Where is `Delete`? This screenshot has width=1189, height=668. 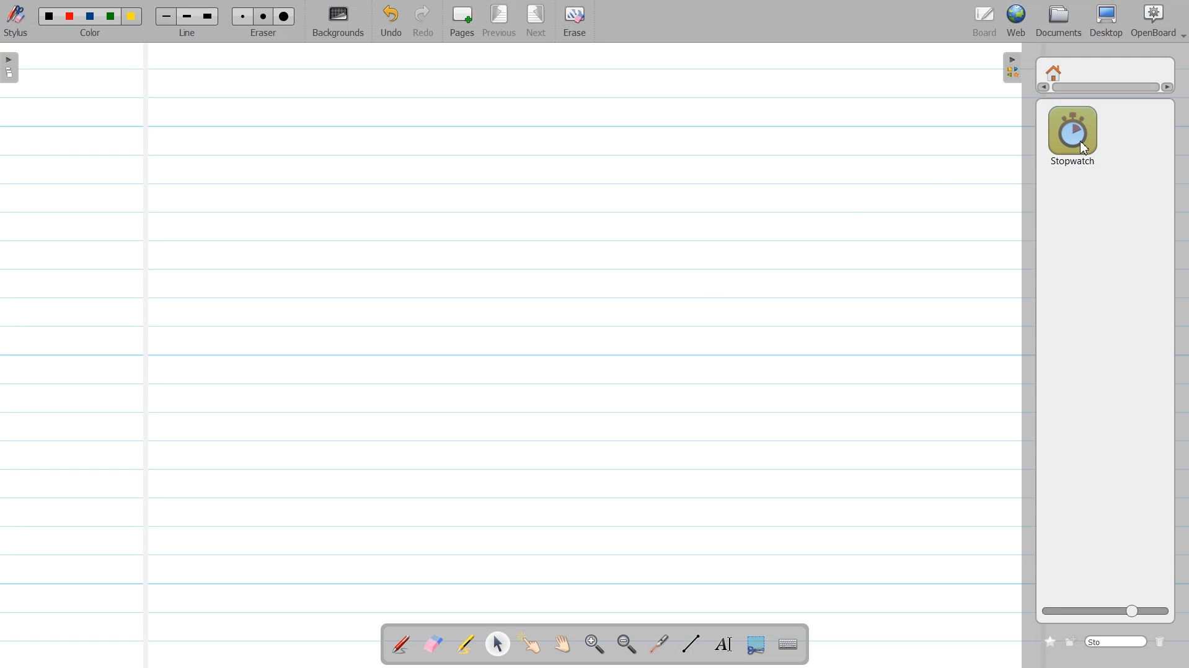 Delete is located at coordinates (1161, 641).